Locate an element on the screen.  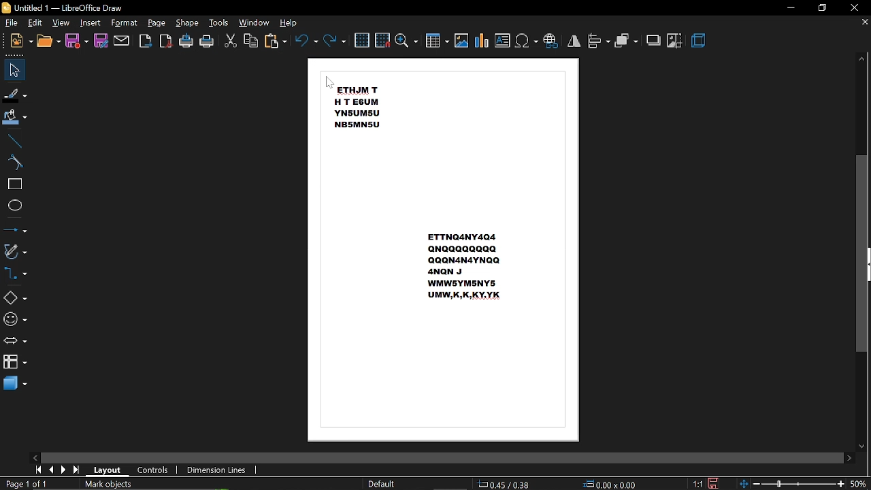
layout is located at coordinates (110, 470).